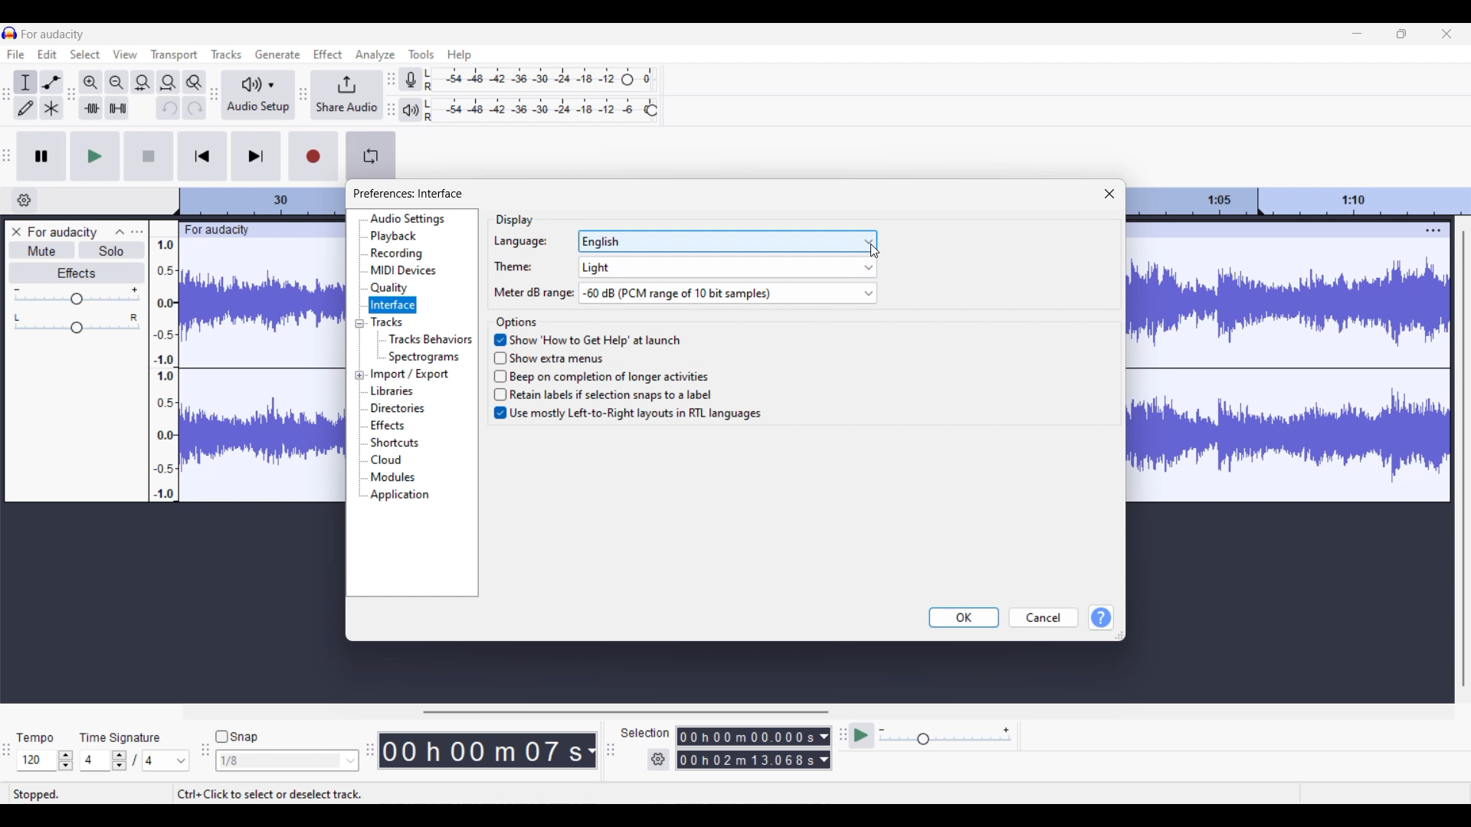 This screenshot has width=1471, height=827. I want to click on Close track, so click(16, 231).